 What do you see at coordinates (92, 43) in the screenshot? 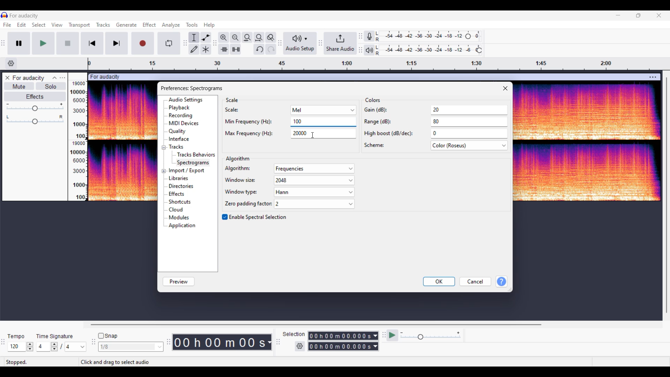
I see `Skip/Select to start` at bounding box center [92, 43].